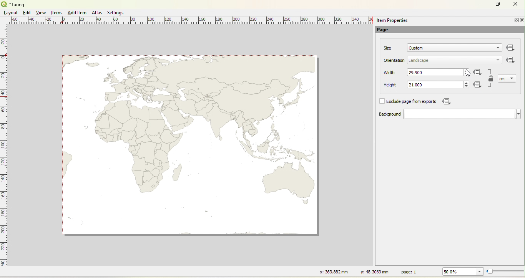 This screenshot has width=525, height=278. I want to click on Minimize, so click(480, 3).